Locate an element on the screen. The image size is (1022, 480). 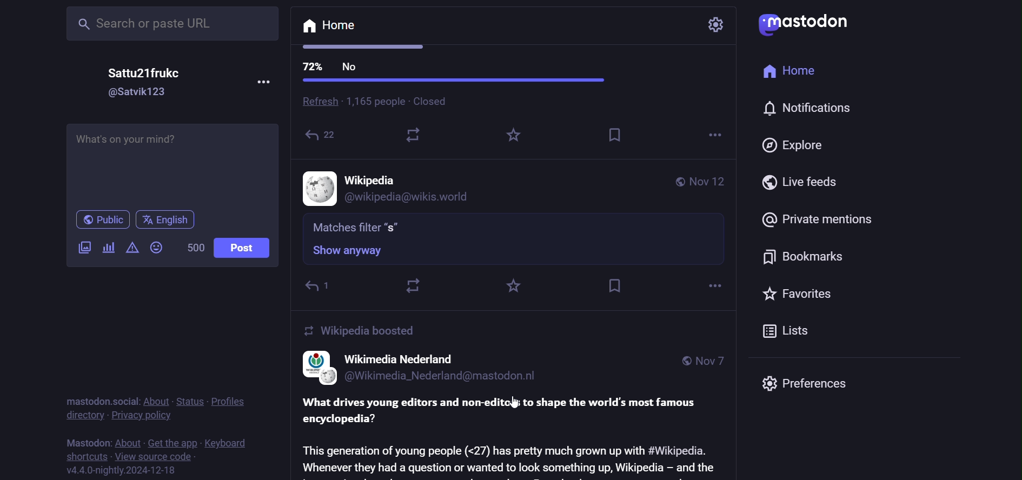
public is located at coordinates (677, 182).